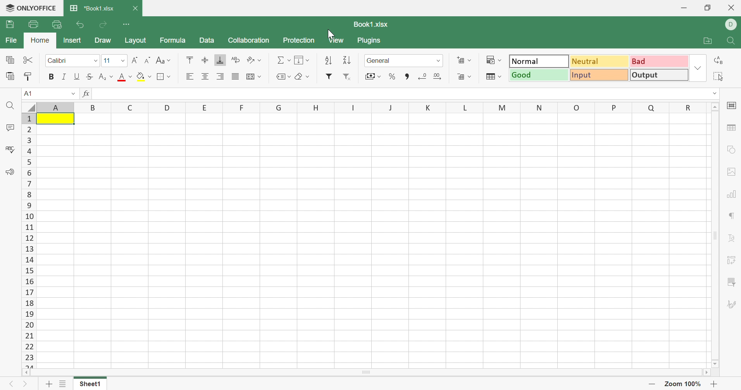  Describe the element at coordinates (33, 23) in the screenshot. I see `Print` at that location.